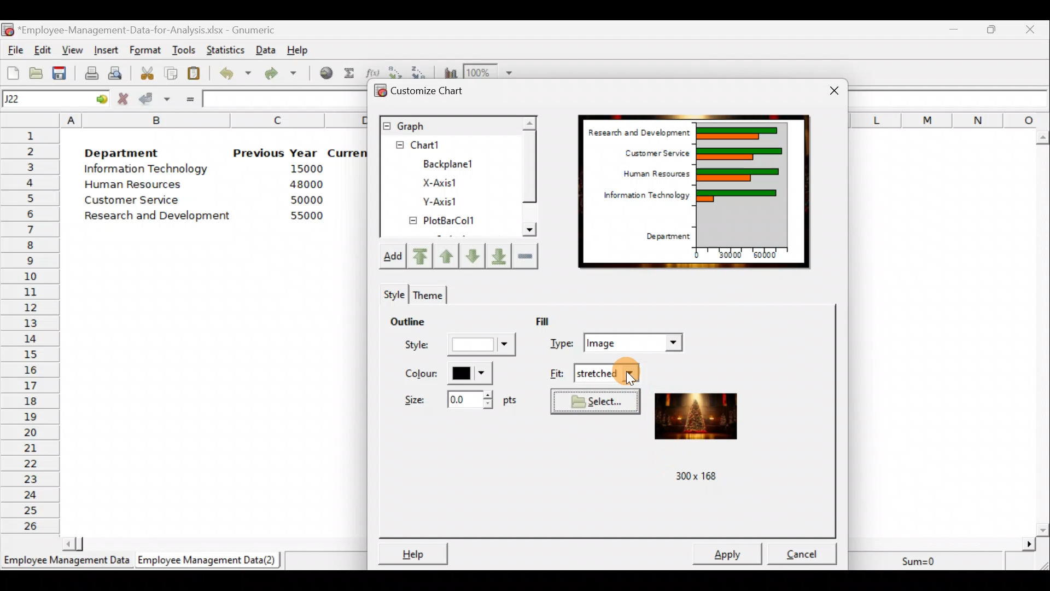 The image size is (1050, 591). Describe the element at coordinates (652, 153) in the screenshot. I see `Customer Service` at that location.